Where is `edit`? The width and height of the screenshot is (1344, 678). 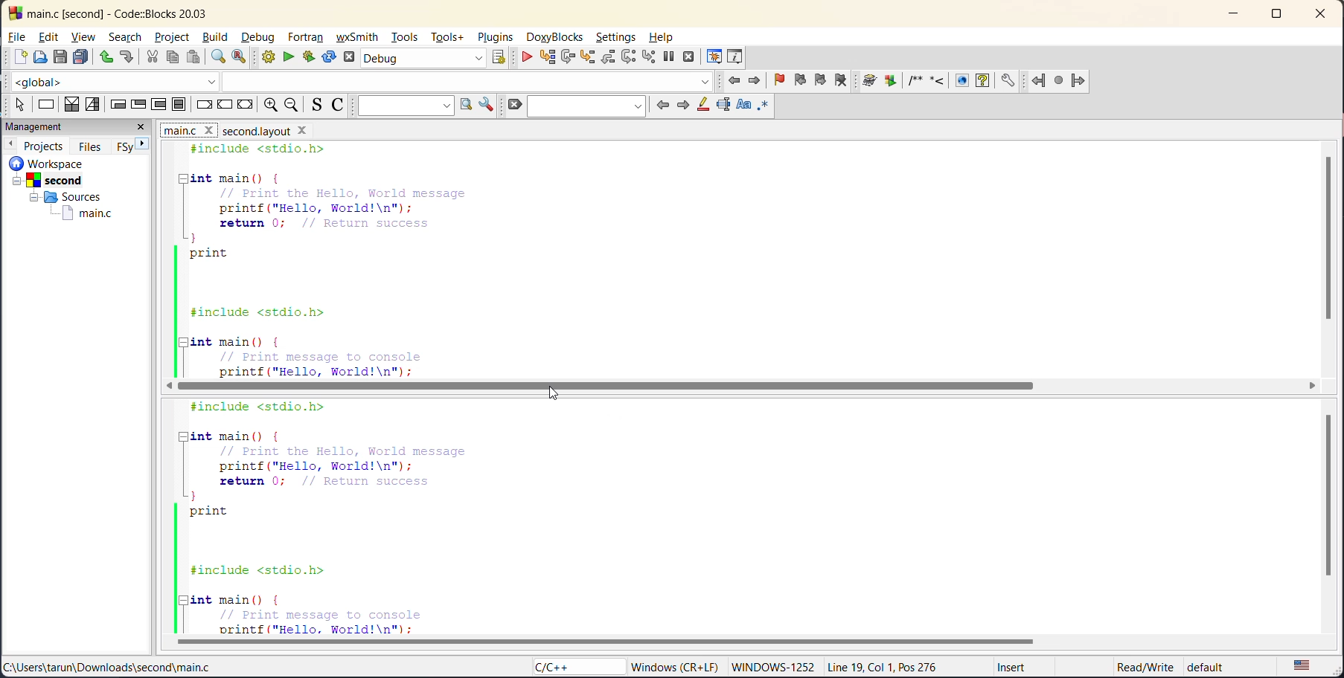
edit is located at coordinates (52, 36).